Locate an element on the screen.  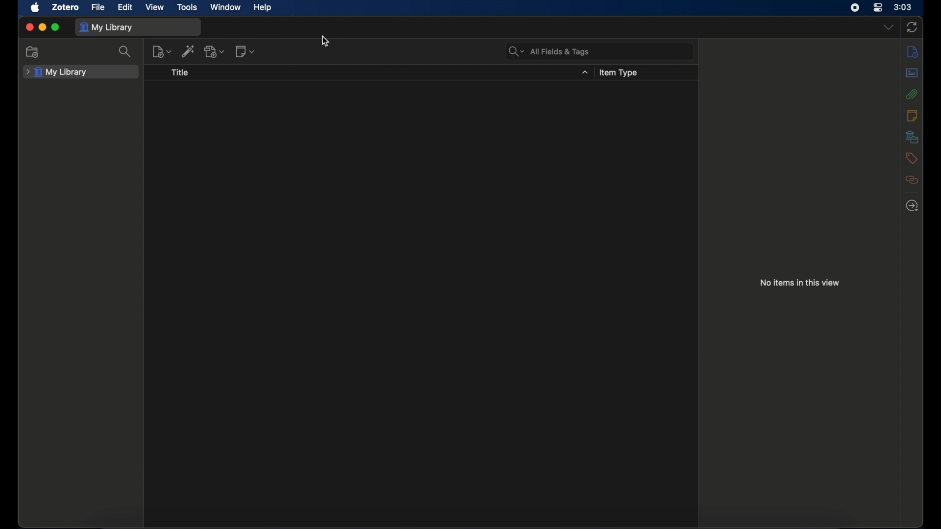
info is located at coordinates (913, 52).